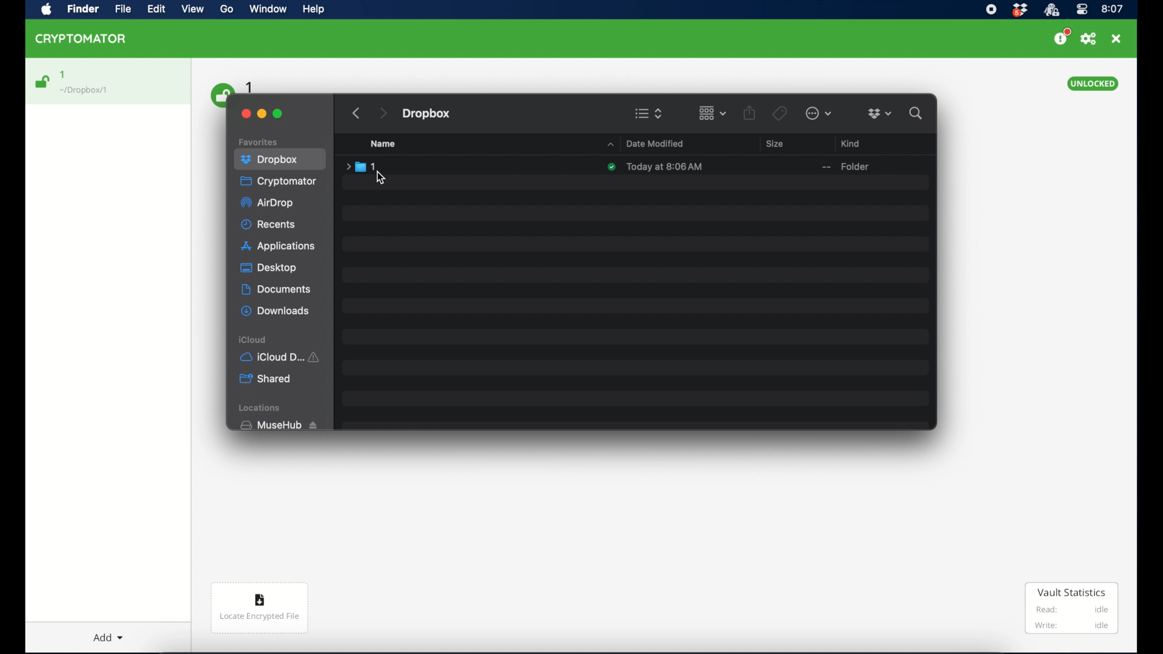 This screenshot has height=654, width=1163. What do you see at coordinates (268, 204) in the screenshot?
I see `airdrop` at bounding box center [268, 204].